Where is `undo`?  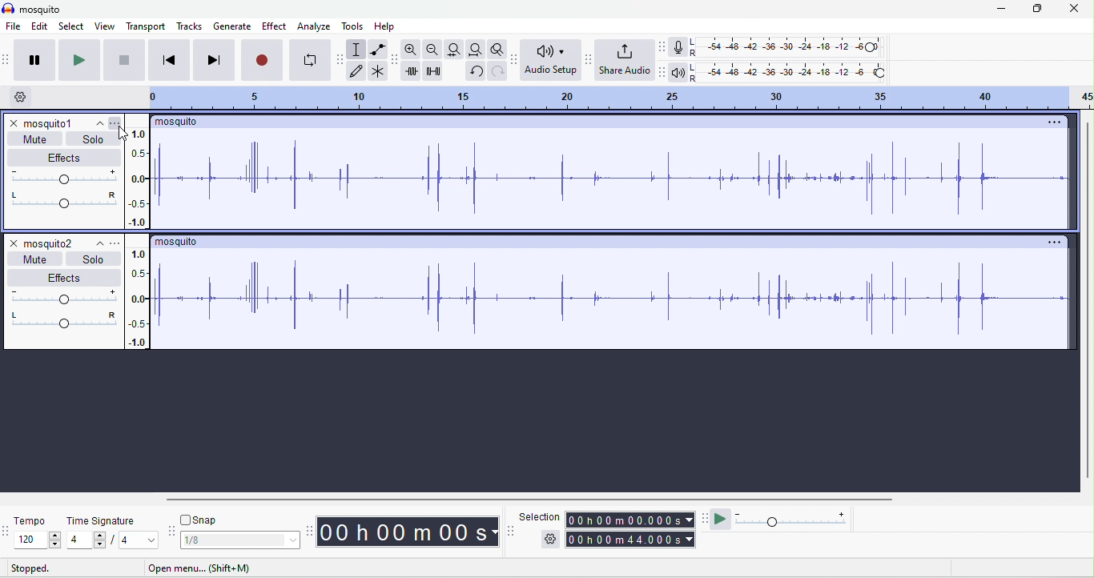
undo is located at coordinates (477, 72).